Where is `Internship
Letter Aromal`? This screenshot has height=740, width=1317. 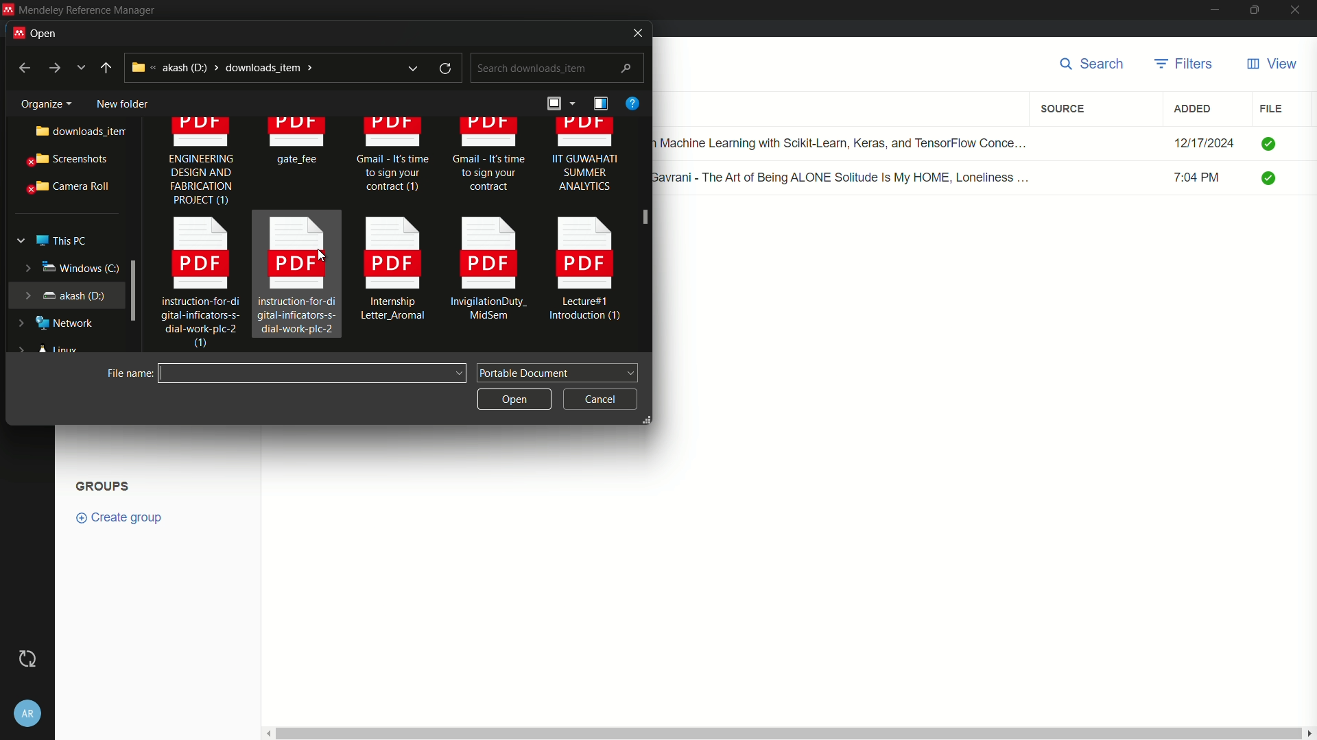 Internship
Letter Aromal is located at coordinates (388, 273).